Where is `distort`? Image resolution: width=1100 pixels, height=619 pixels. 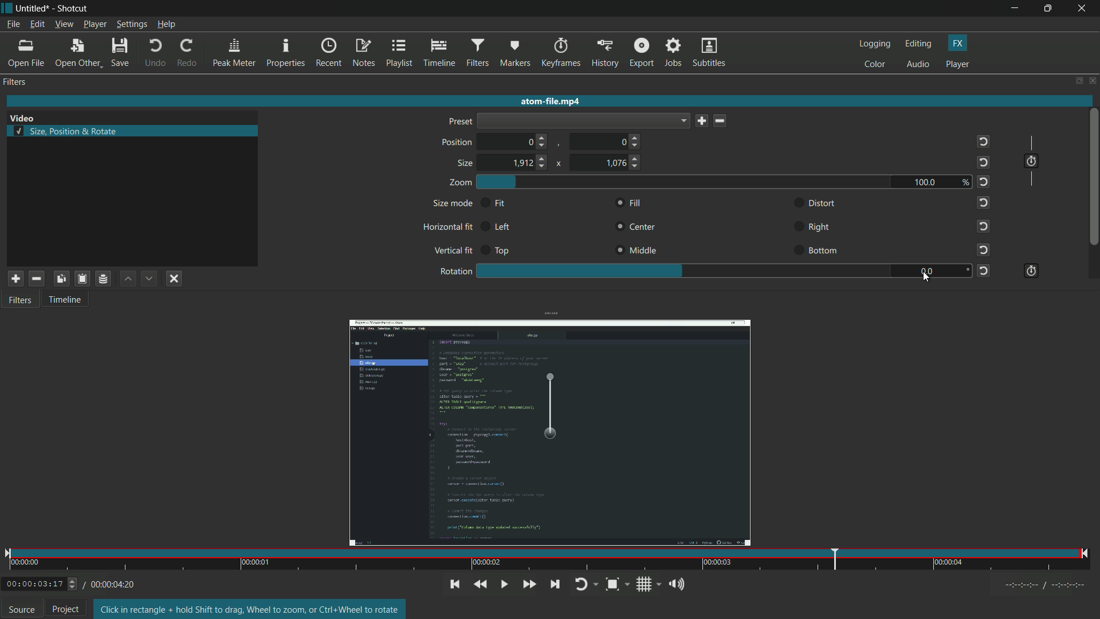 distort is located at coordinates (823, 204).